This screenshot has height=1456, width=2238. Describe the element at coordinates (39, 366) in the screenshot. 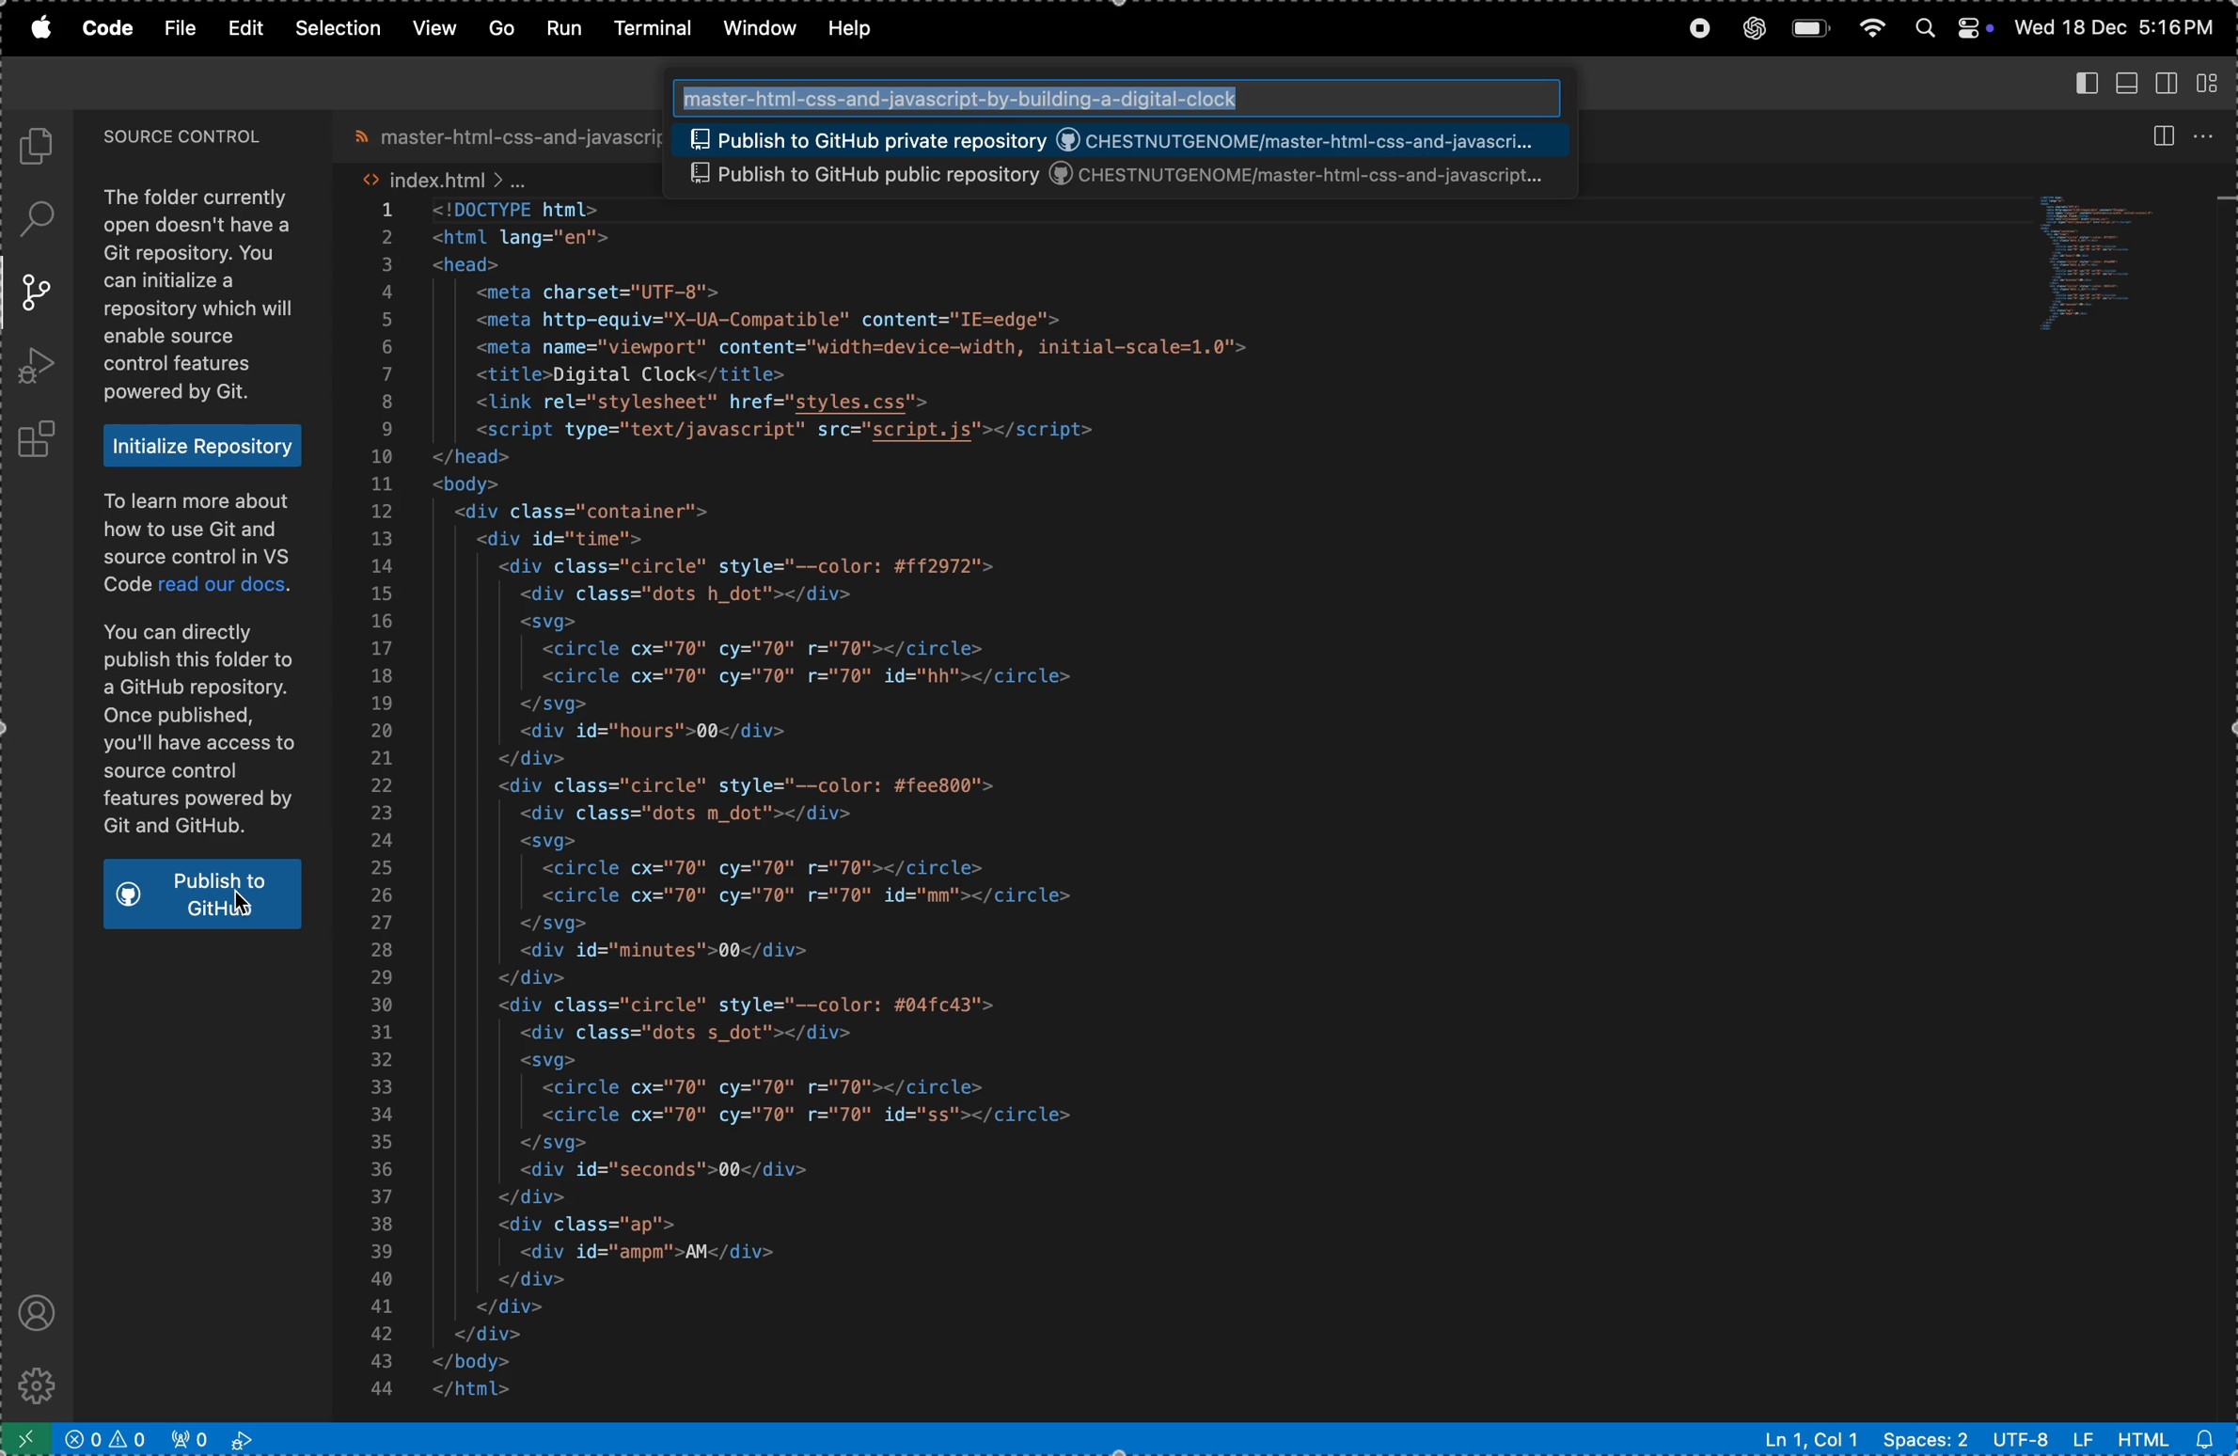

I see `run and debug` at that location.